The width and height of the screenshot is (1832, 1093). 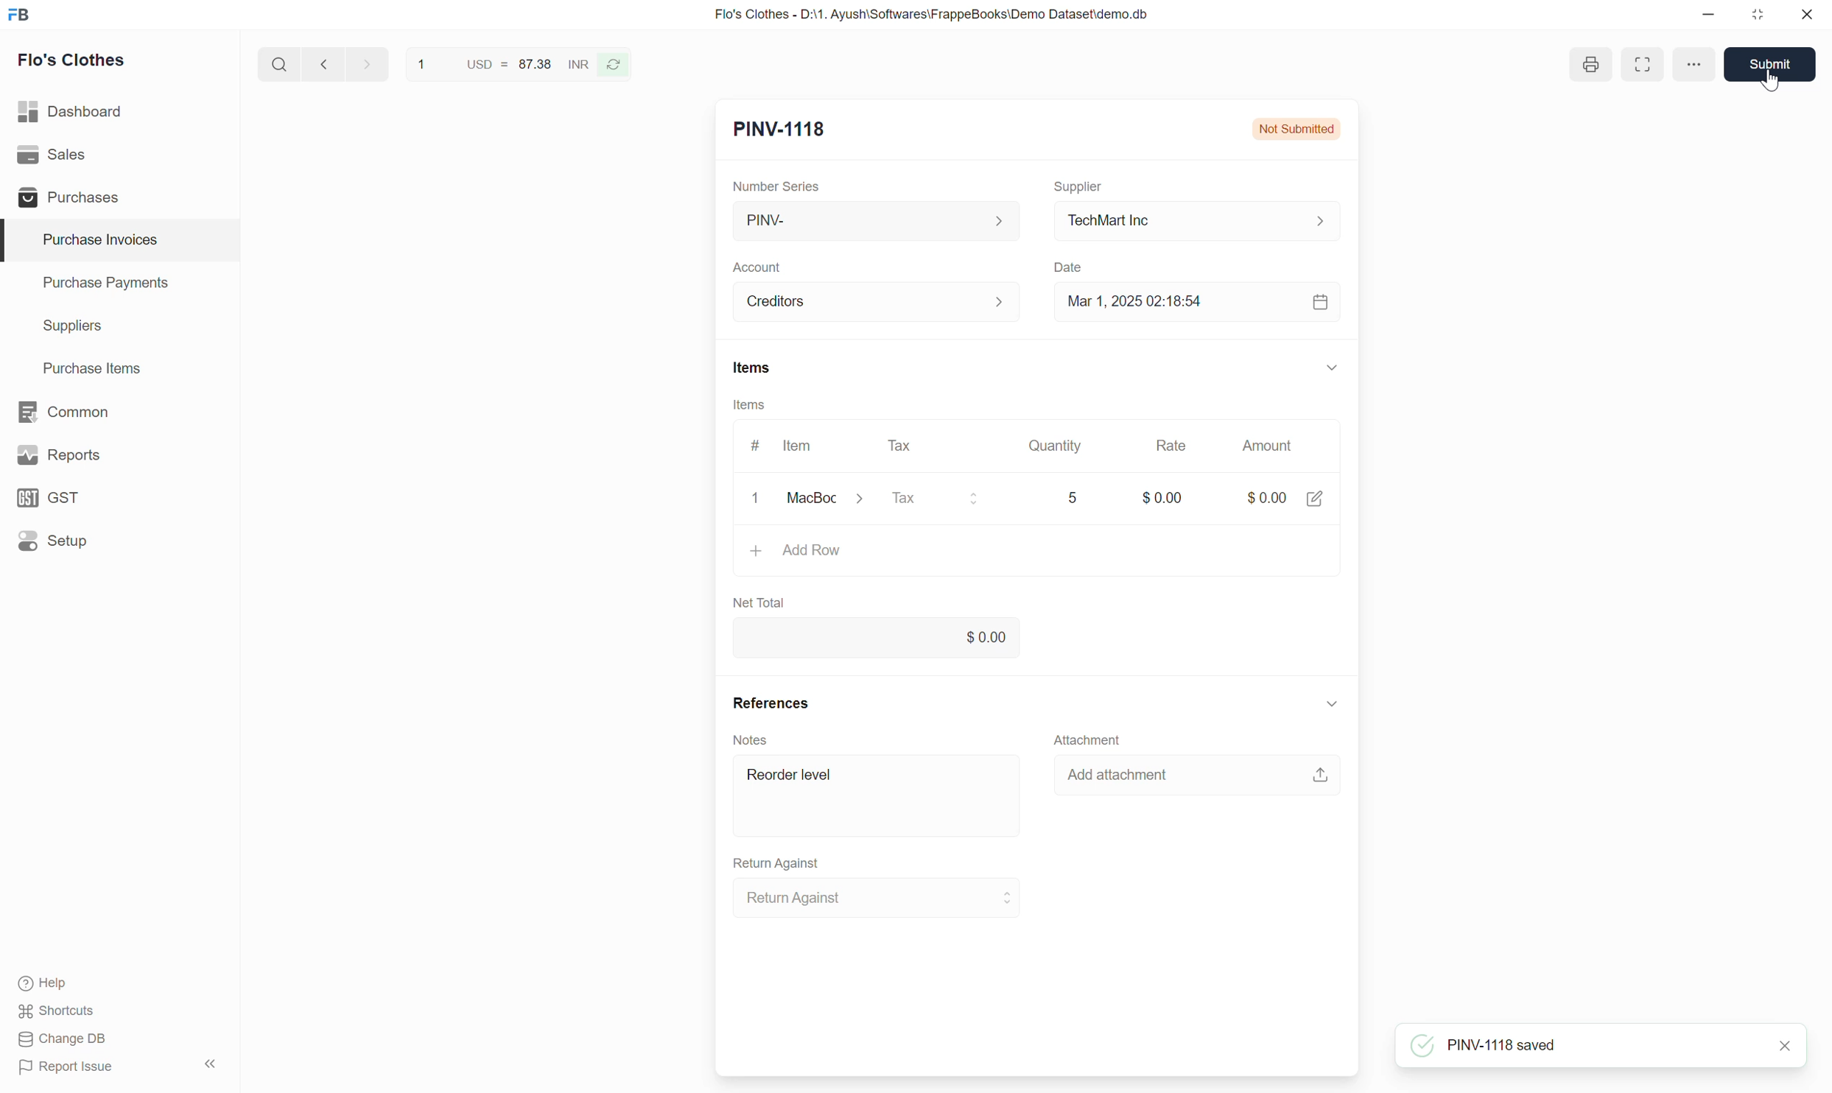 I want to click on Tax, so click(x=942, y=499).